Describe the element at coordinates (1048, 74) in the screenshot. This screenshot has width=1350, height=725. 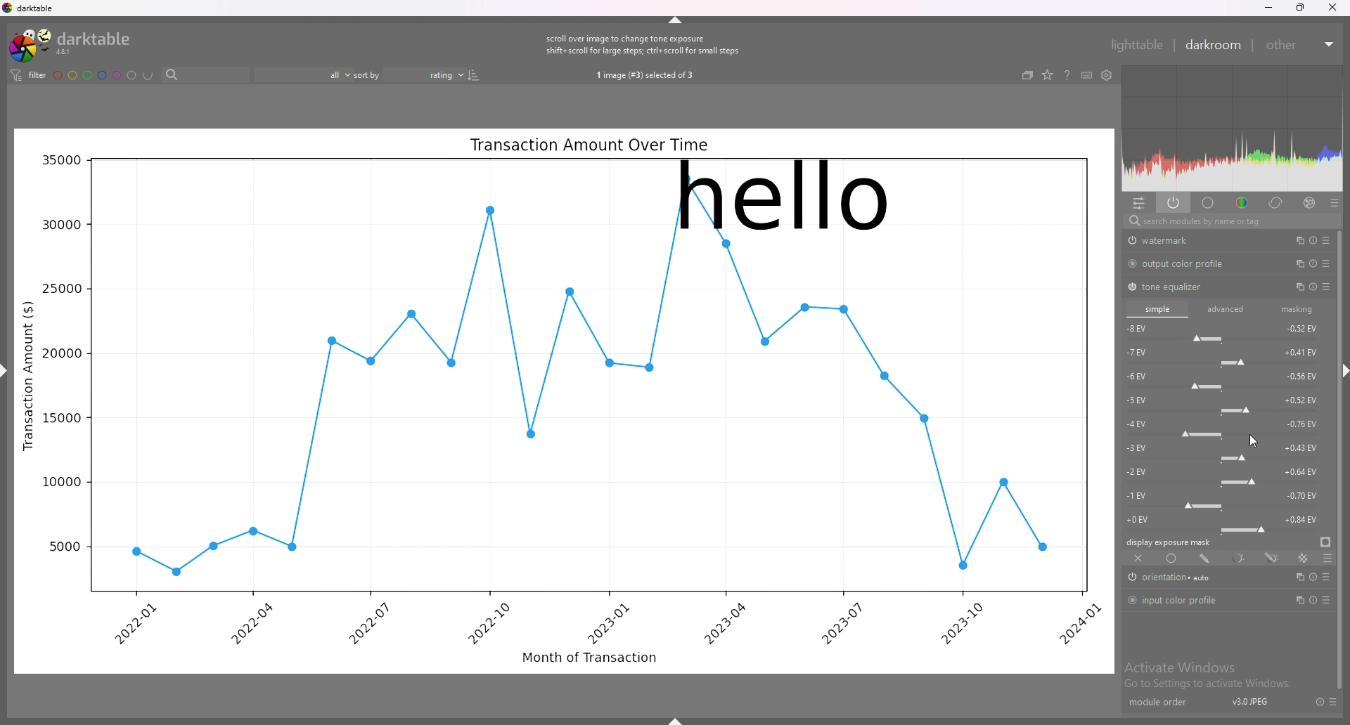
I see `change type of overlays` at that location.